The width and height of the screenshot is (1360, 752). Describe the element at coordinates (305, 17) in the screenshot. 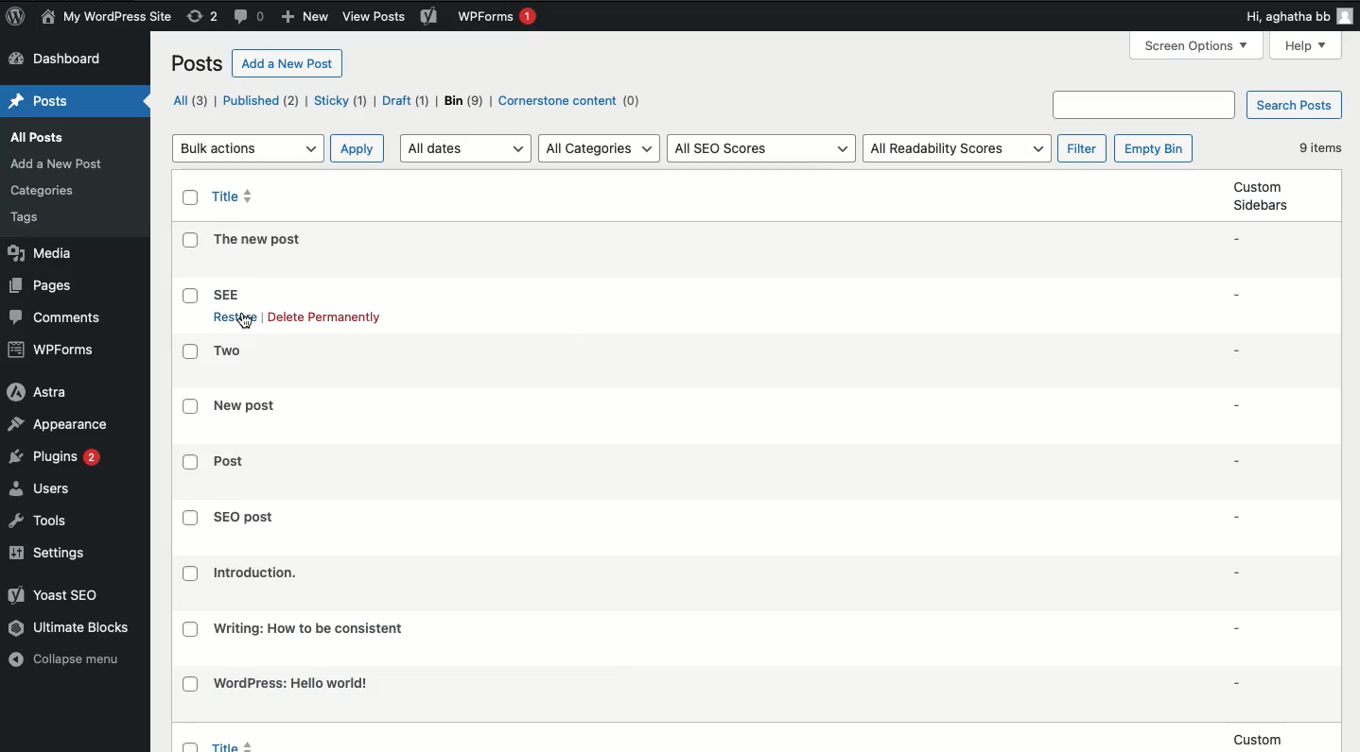

I see `New` at that location.